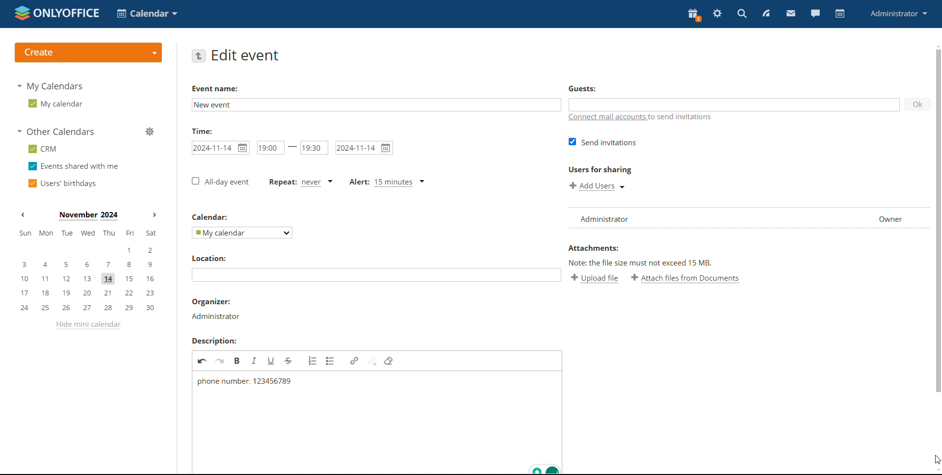 This screenshot has width=942, height=475. I want to click on location, so click(215, 259).